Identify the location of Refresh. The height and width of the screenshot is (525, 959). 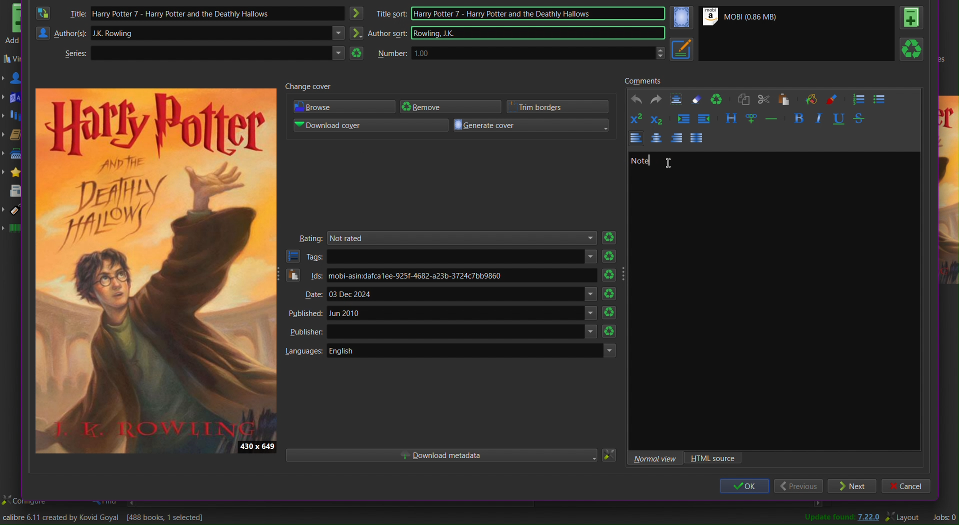
(611, 236).